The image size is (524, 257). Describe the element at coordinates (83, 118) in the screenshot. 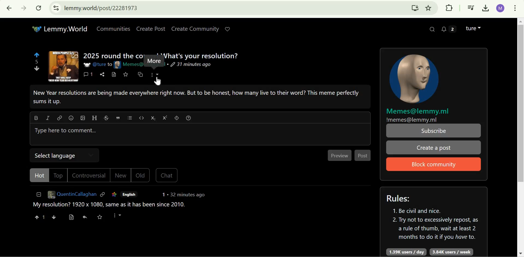

I see `upload image` at that location.